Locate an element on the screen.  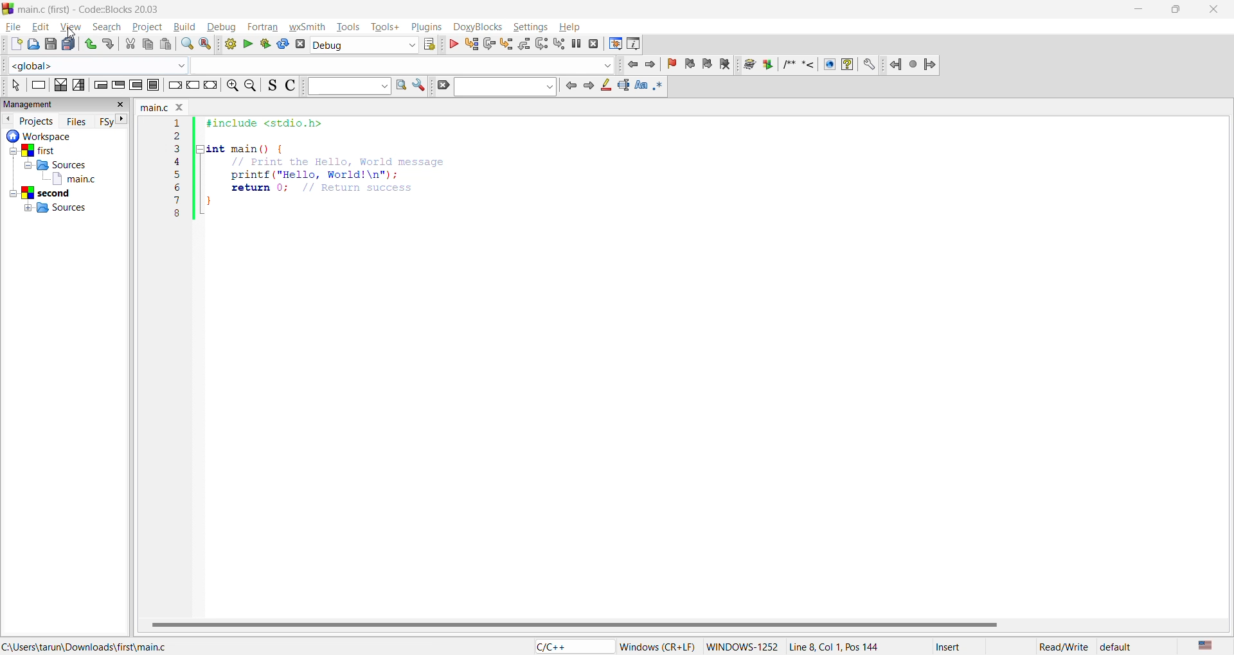
Read/Write is located at coordinates (1064, 647).